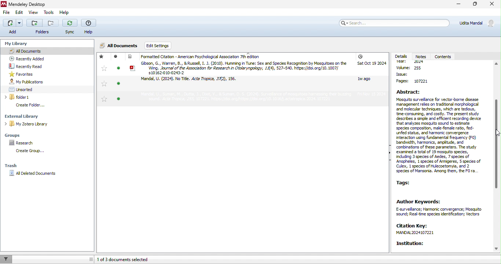 The height and width of the screenshot is (264, 501). What do you see at coordinates (13, 26) in the screenshot?
I see `add` at bounding box center [13, 26].